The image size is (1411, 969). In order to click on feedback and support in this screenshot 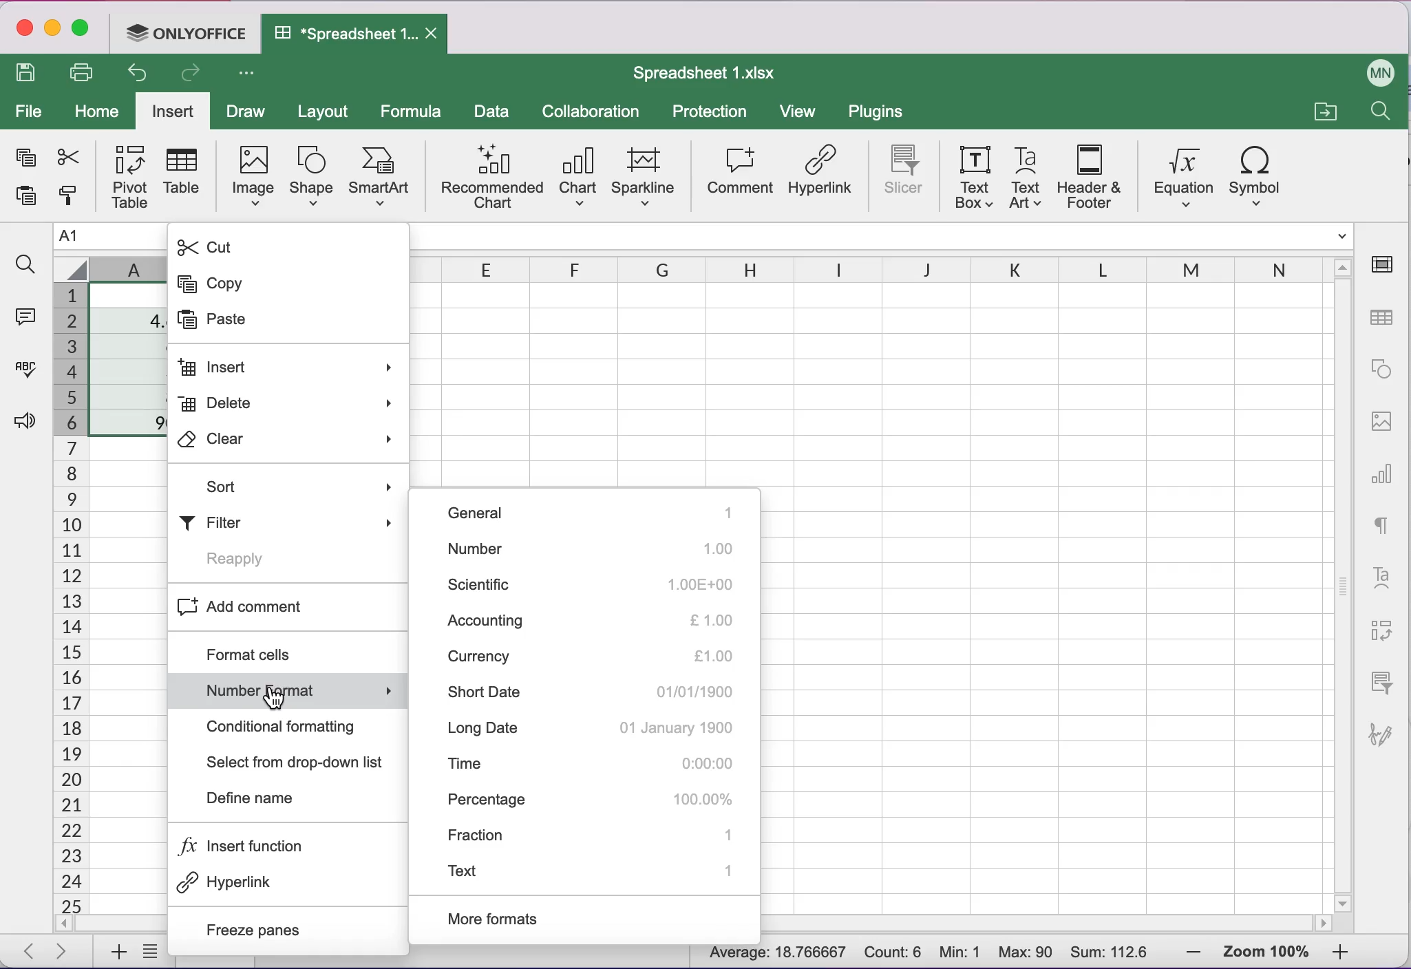, I will do `click(24, 419)`.